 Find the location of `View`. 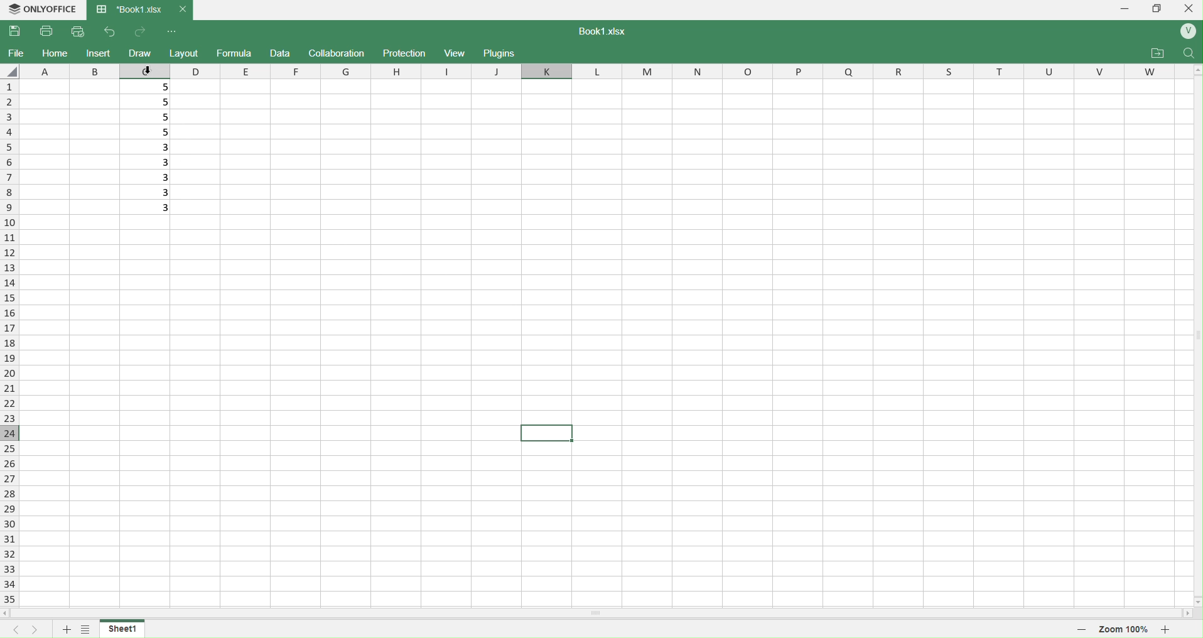

View is located at coordinates (457, 53).